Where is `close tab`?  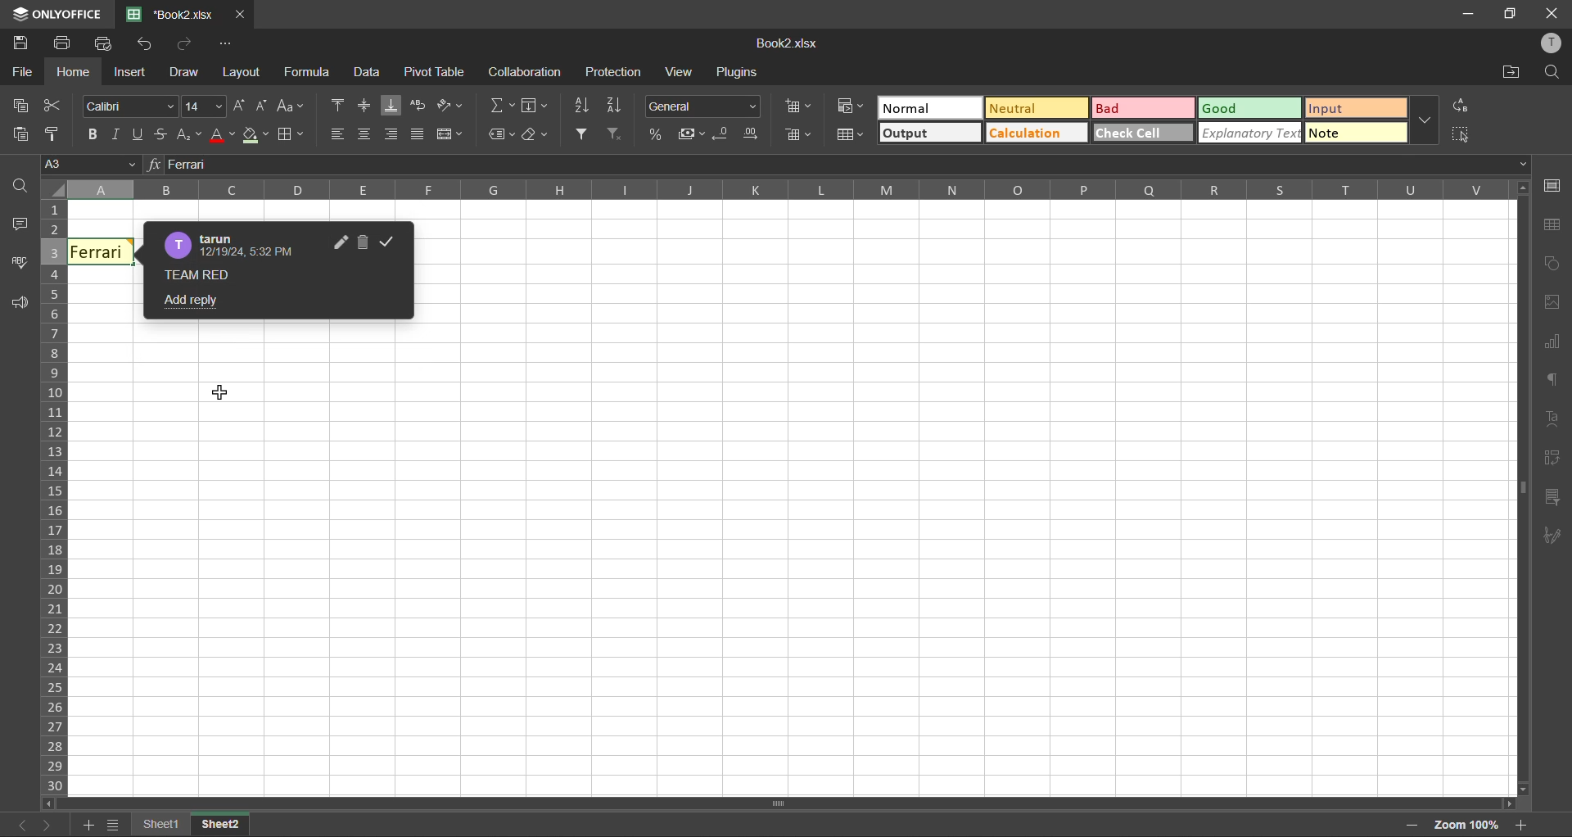 close tab is located at coordinates (238, 12).